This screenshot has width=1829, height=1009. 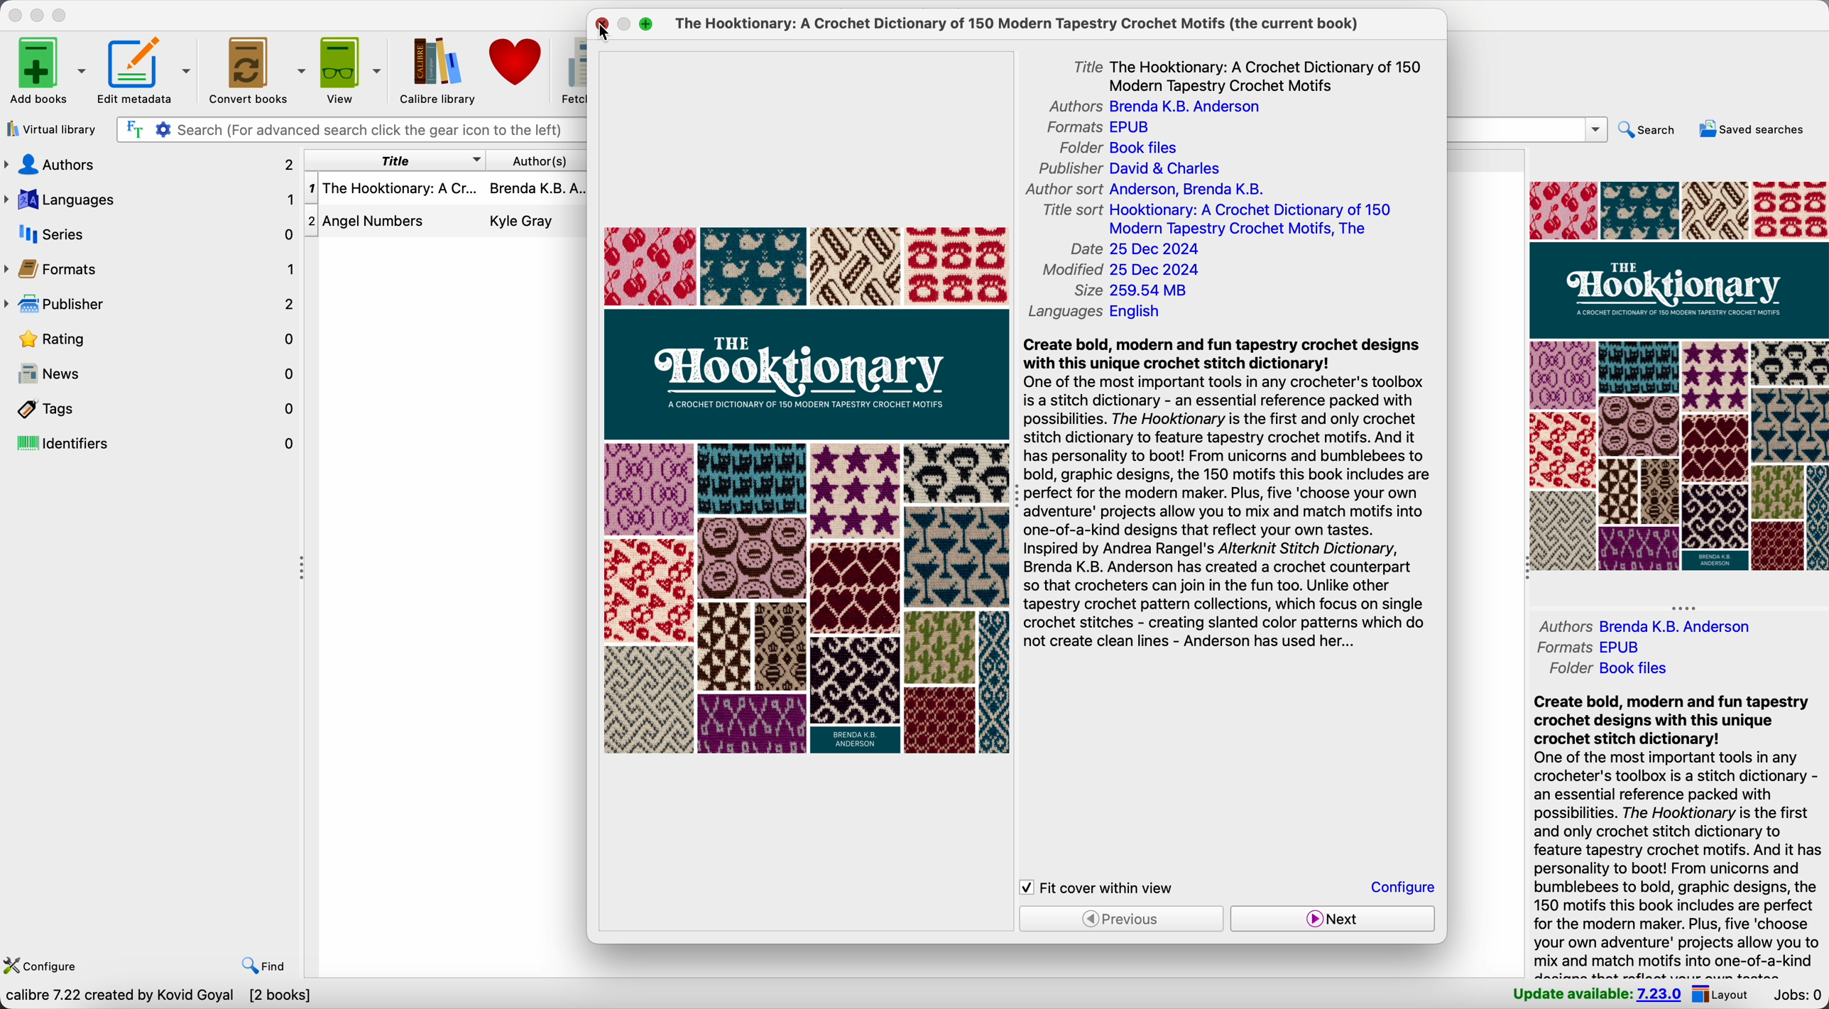 What do you see at coordinates (1796, 996) in the screenshot?
I see `jobs: 0` at bounding box center [1796, 996].